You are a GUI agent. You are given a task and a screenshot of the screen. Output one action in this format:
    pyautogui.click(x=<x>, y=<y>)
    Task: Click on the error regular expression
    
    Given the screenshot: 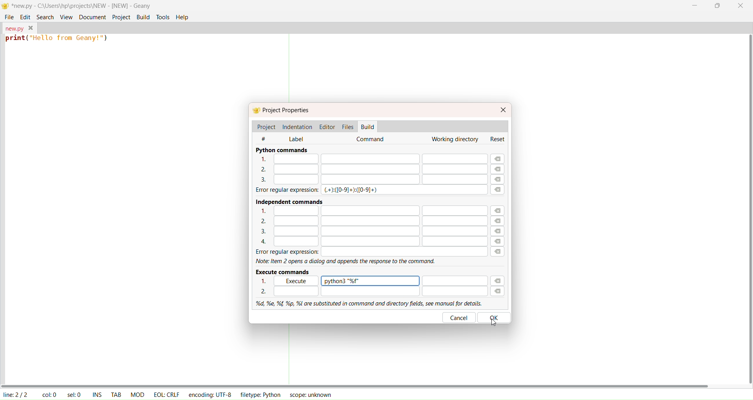 What is the action you would take?
    pyautogui.click(x=367, y=252)
    